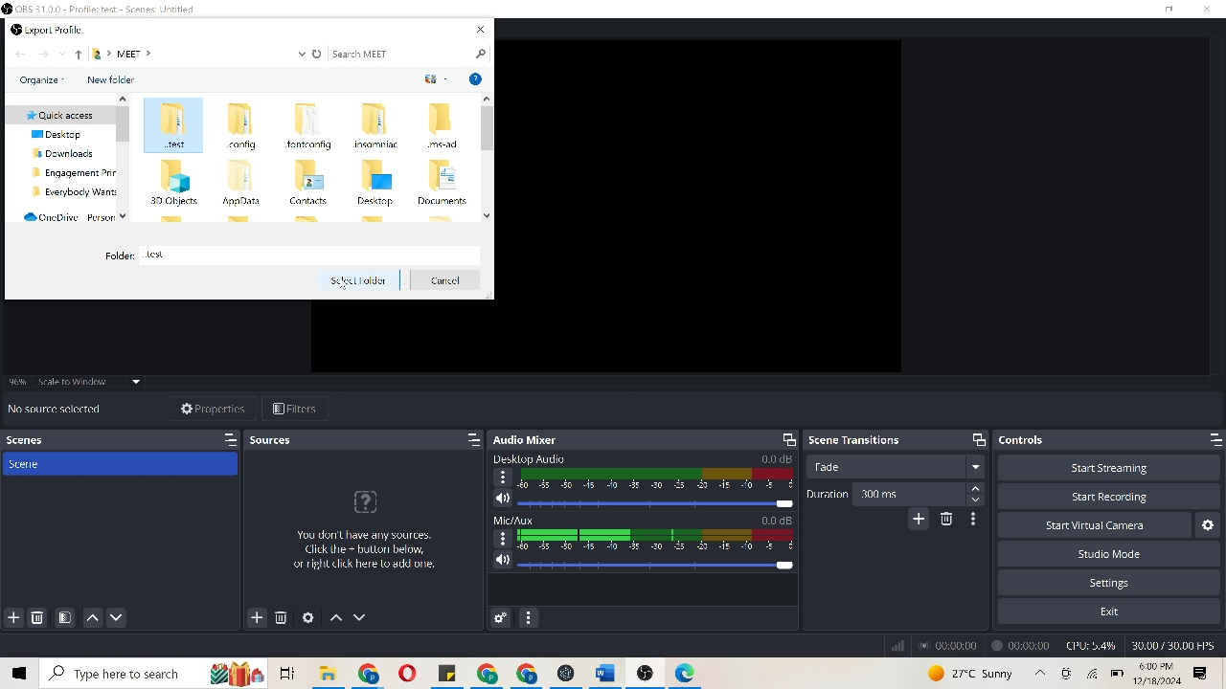  Describe the element at coordinates (207, 408) in the screenshot. I see `properties` at that location.